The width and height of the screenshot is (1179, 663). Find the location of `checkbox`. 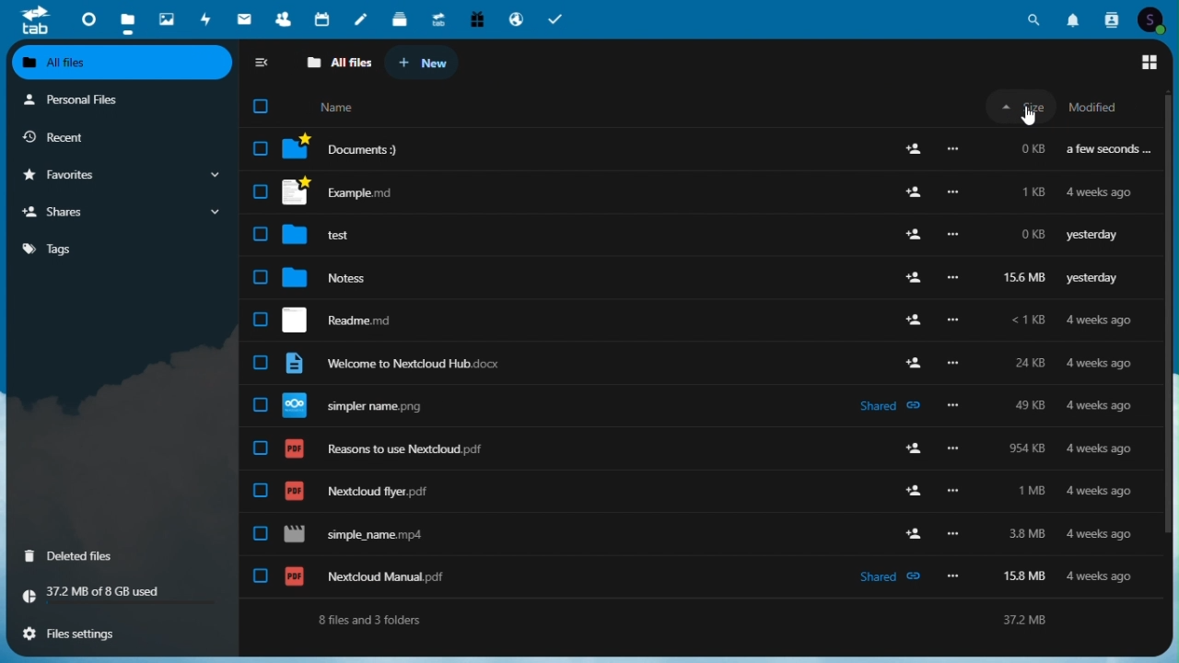

checkbox is located at coordinates (263, 107).